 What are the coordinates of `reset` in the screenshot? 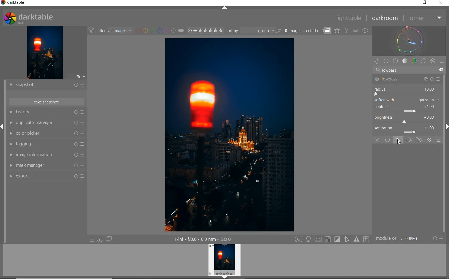 It's located at (433, 80).